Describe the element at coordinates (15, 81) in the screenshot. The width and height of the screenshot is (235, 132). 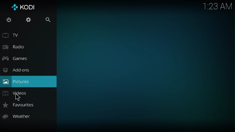
I see `pictures` at that location.